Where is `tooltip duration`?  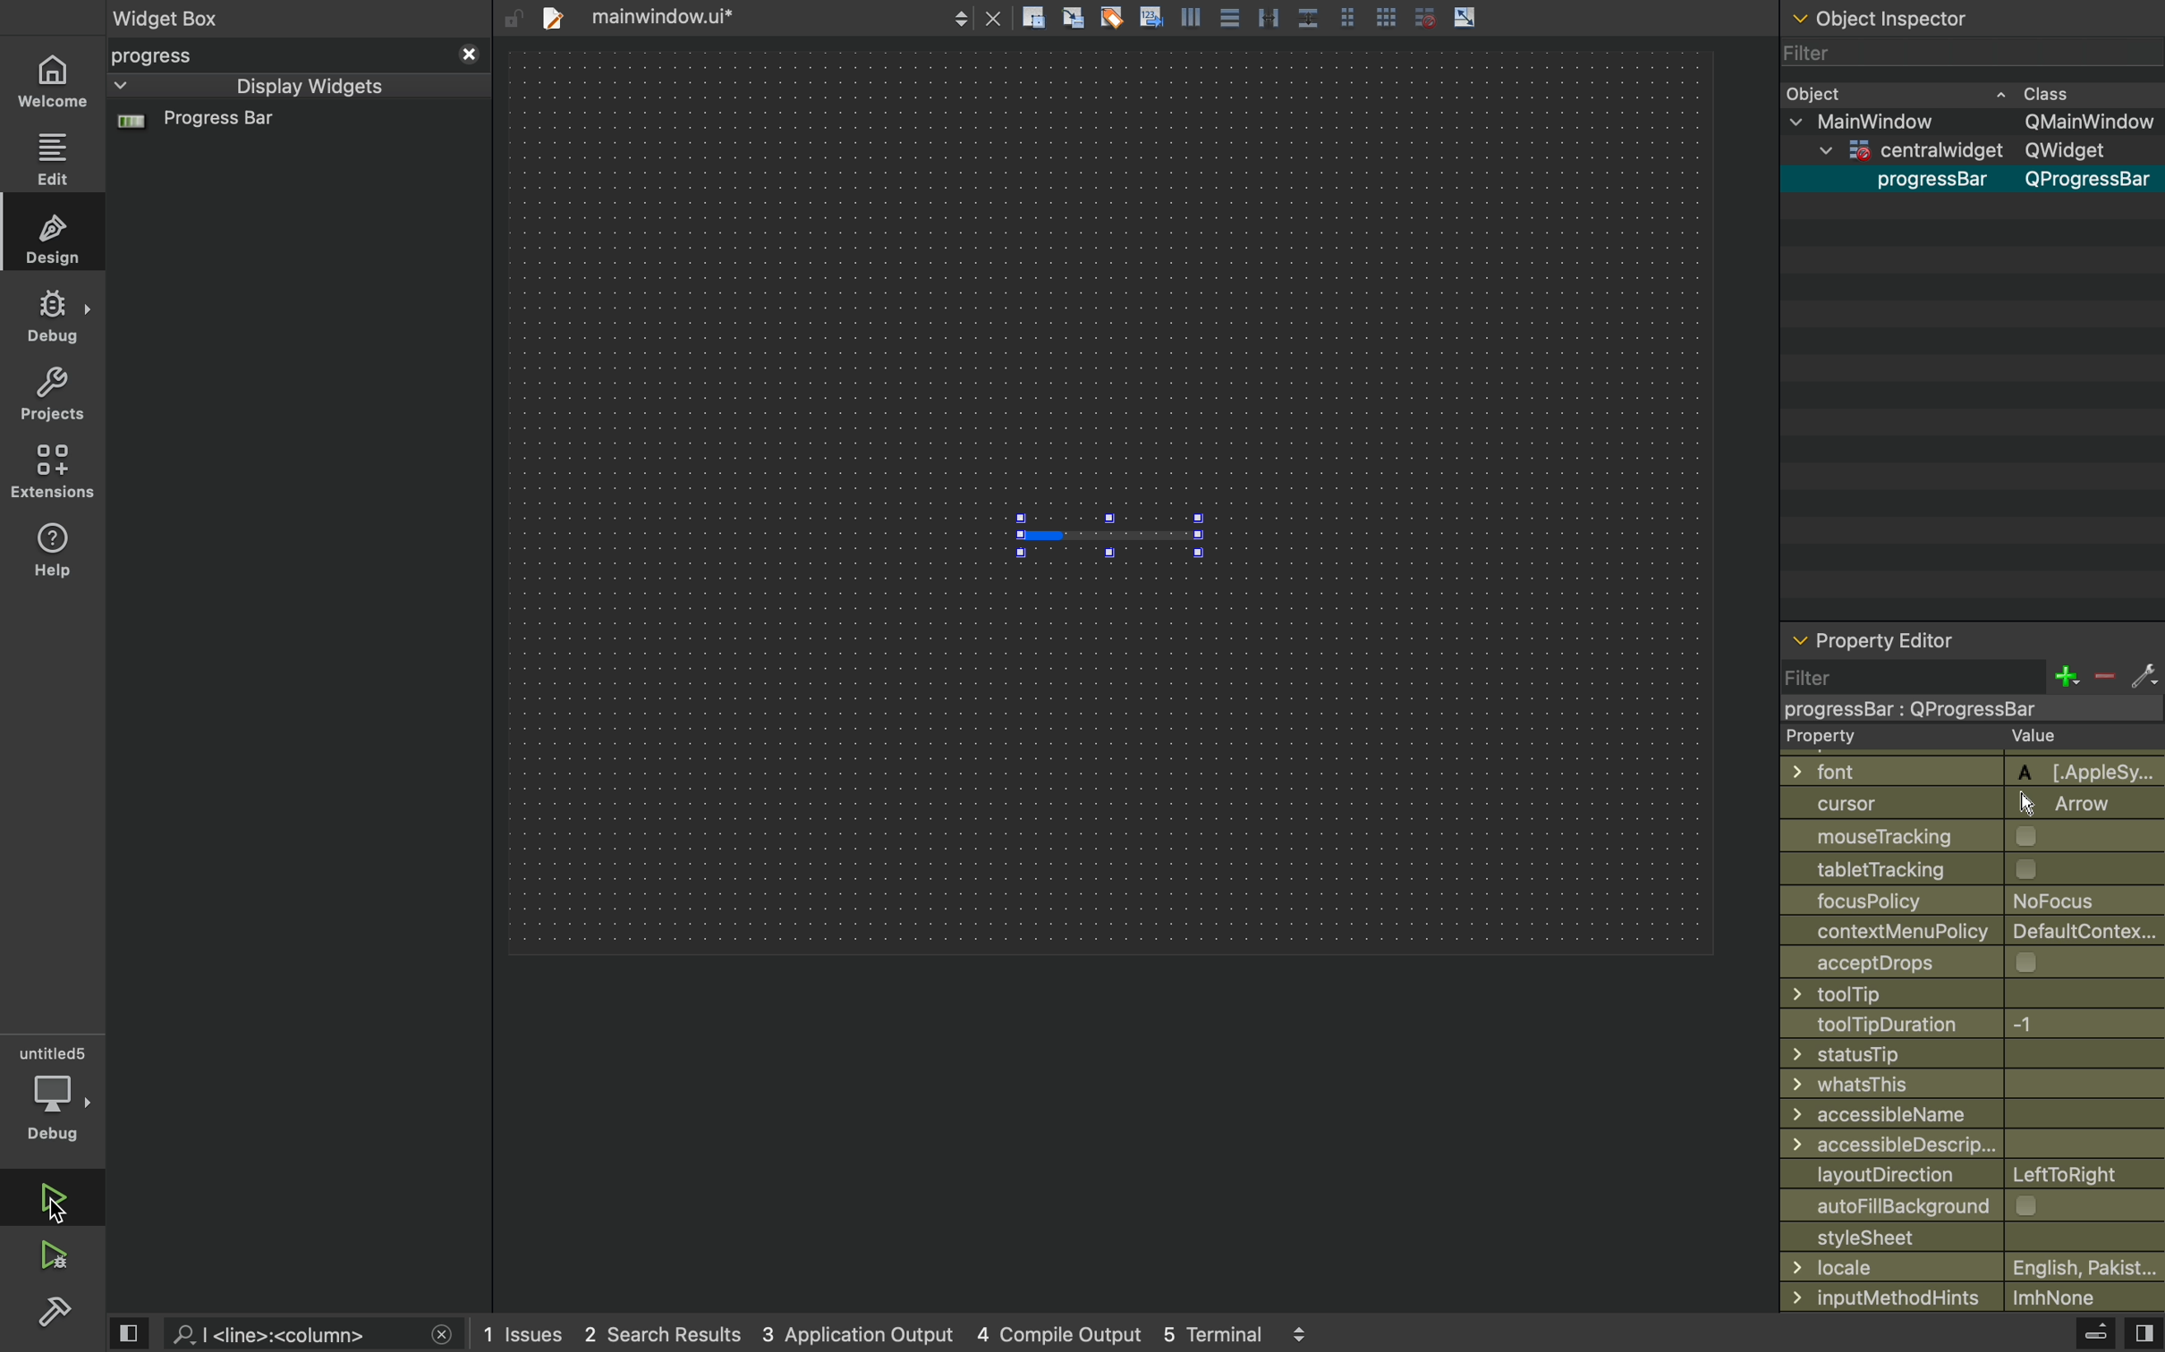 tooltip duration is located at coordinates (1948, 1025).